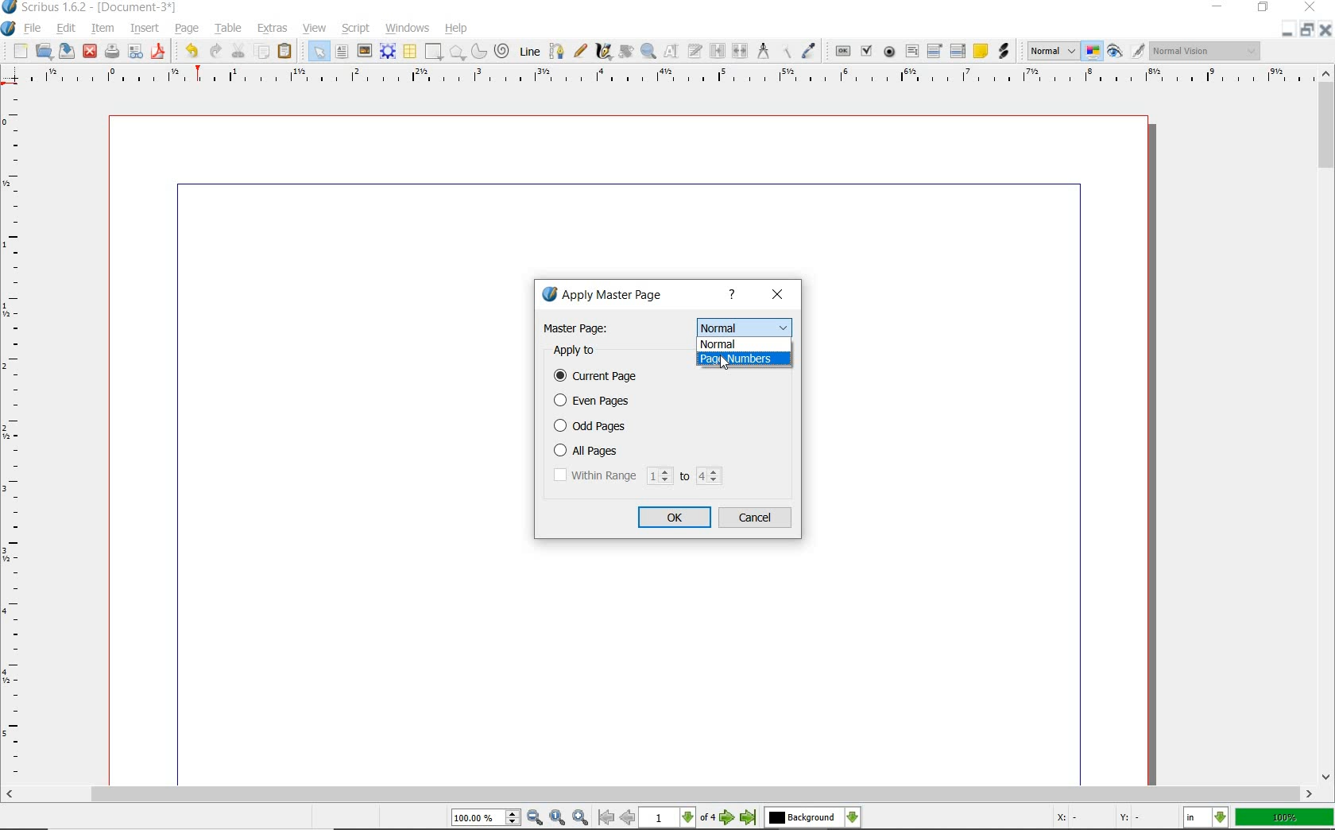 This screenshot has width=1335, height=830. Describe the element at coordinates (607, 297) in the screenshot. I see `apply master page` at that location.